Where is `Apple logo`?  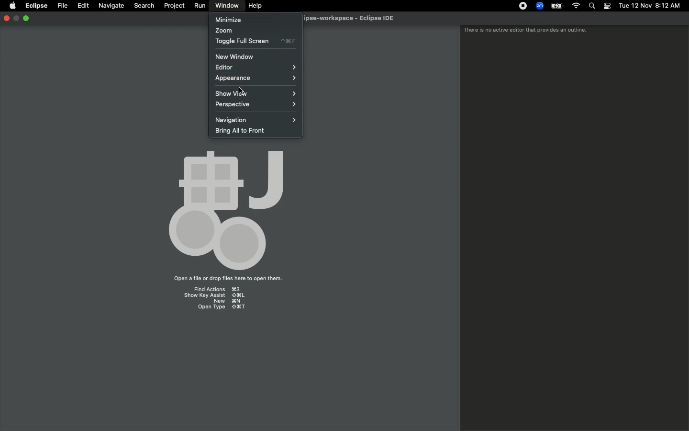
Apple logo is located at coordinates (12, 6).